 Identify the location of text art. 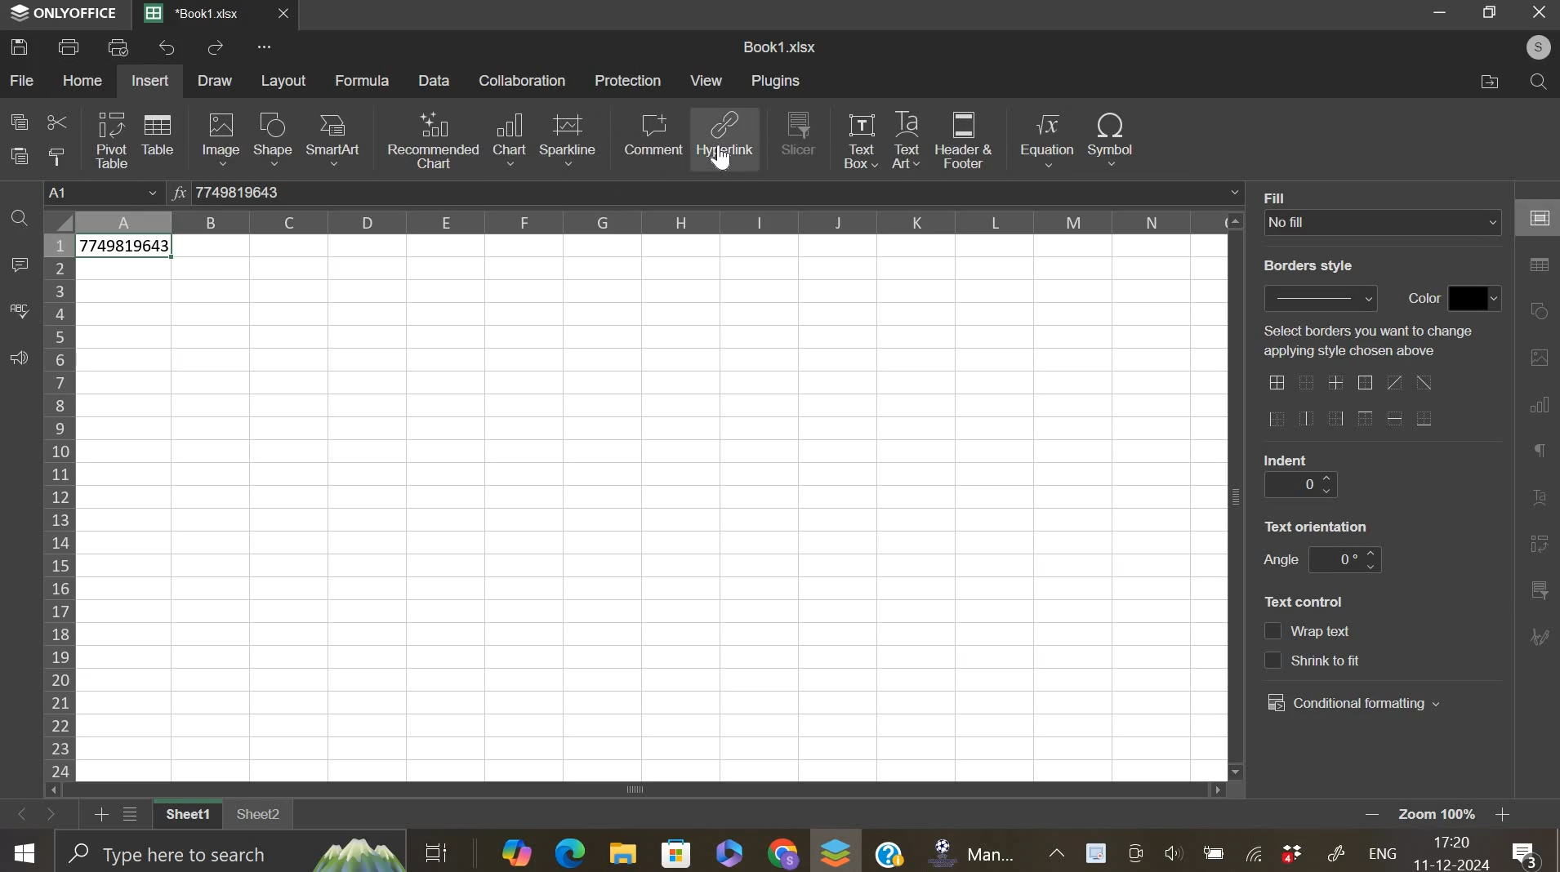
(906, 140).